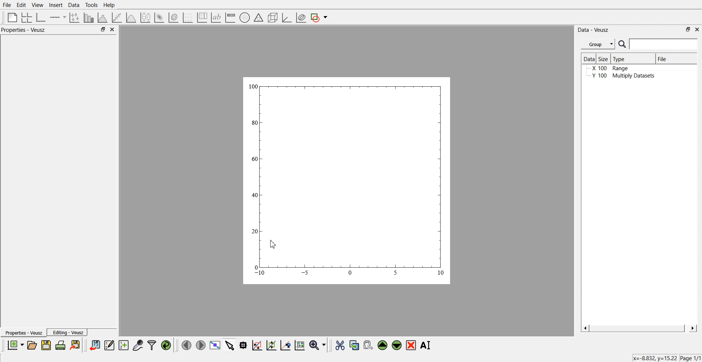  What do you see at coordinates (200, 344) in the screenshot?
I see `move right` at bounding box center [200, 344].